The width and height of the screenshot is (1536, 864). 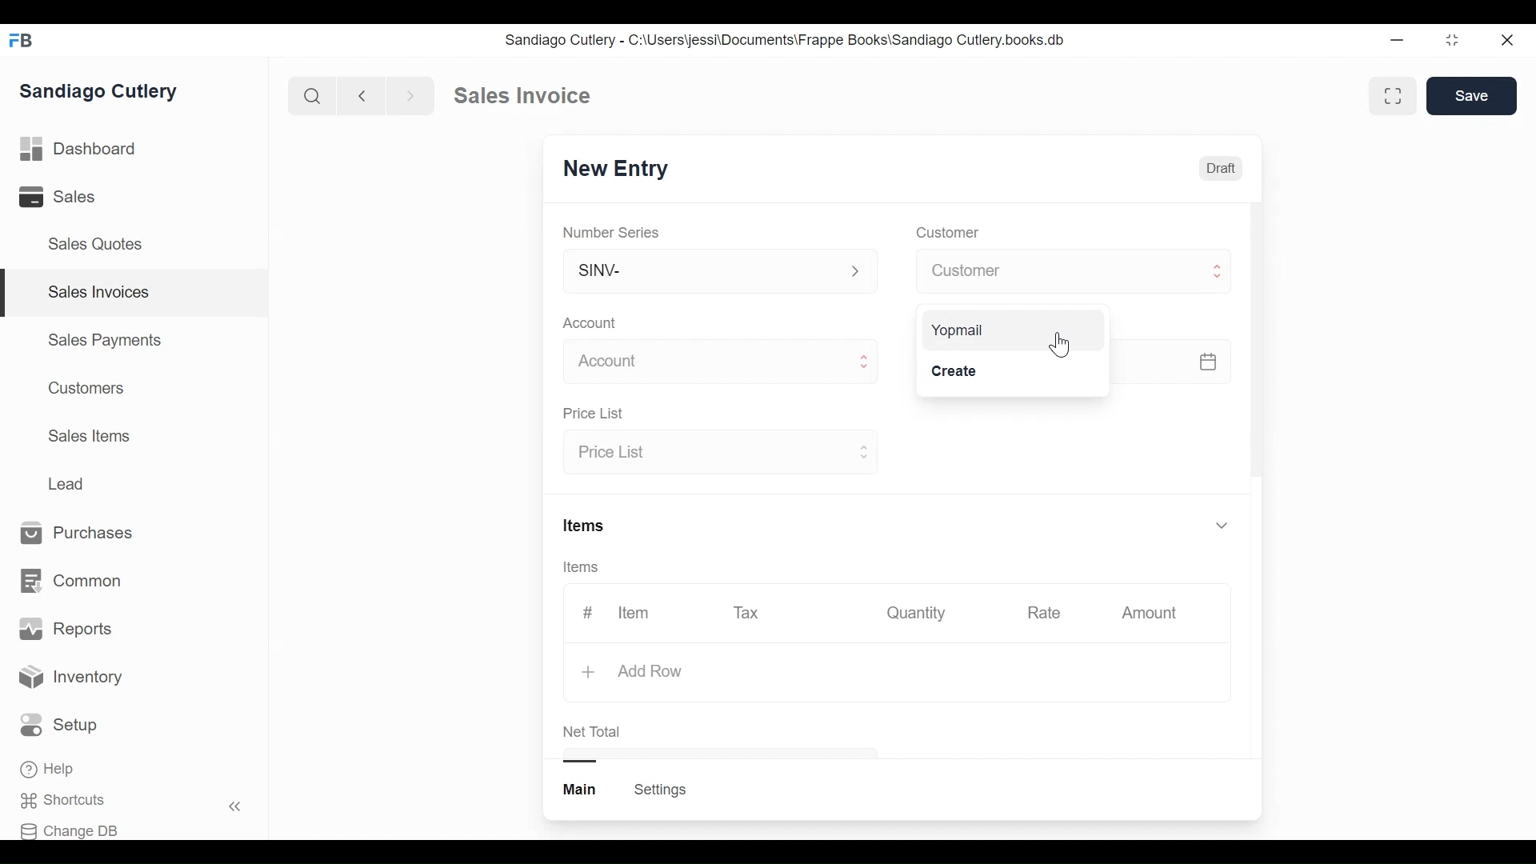 What do you see at coordinates (103, 91) in the screenshot?
I see `Sandiago Cutlery` at bounding box center [103, 91].